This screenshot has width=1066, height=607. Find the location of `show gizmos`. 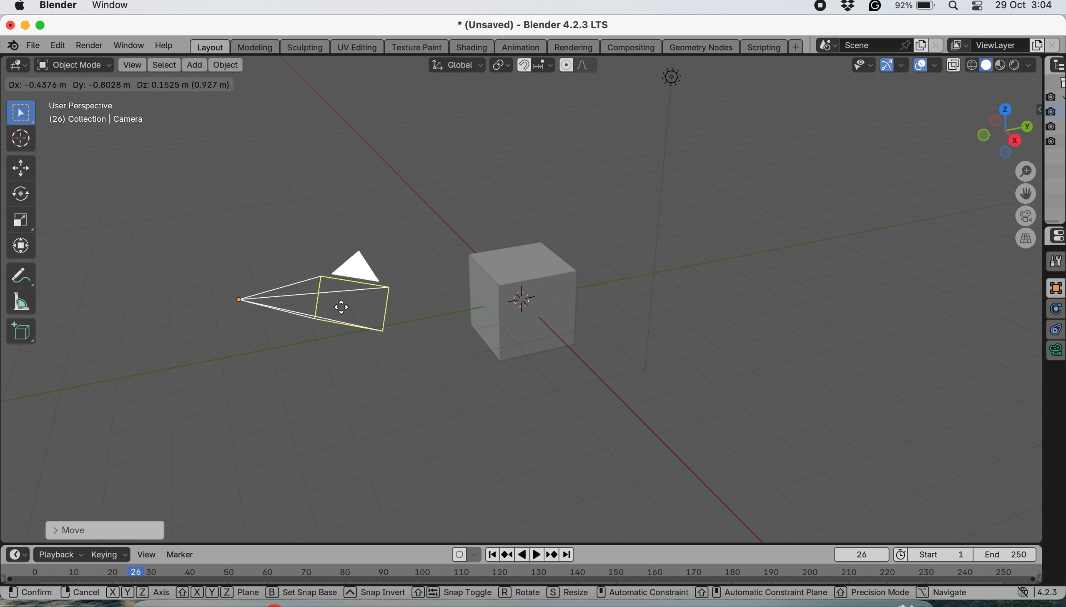

show gizmos is located at coordinates (887, 65).